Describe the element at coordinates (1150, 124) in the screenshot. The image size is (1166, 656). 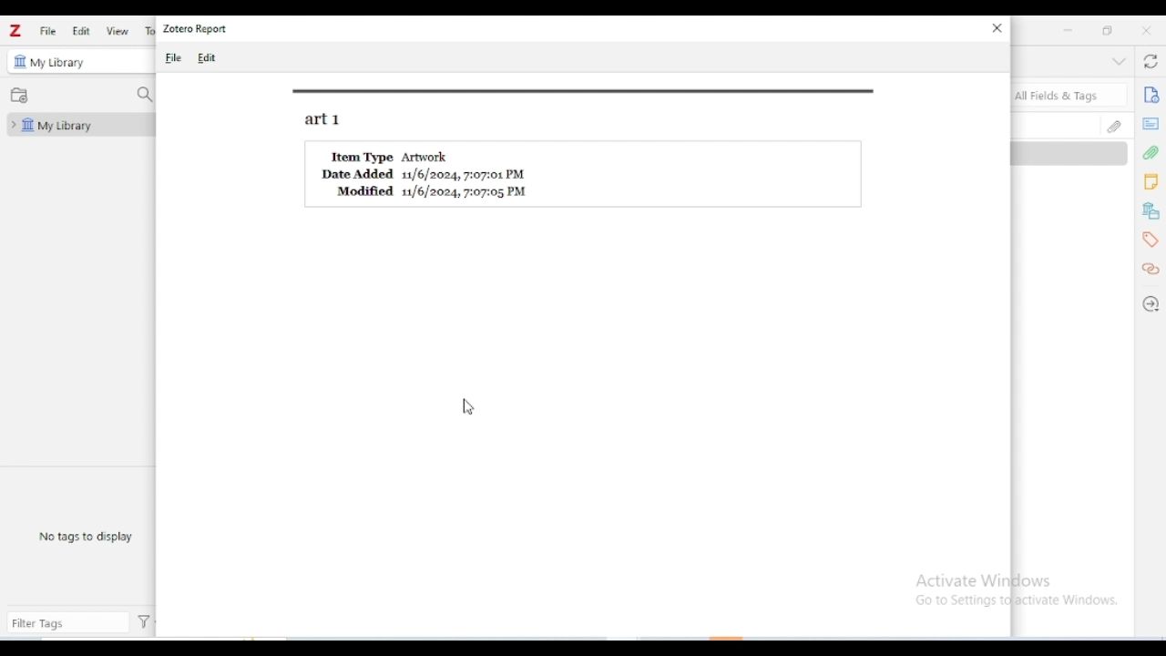
I see `abstract` at that location.